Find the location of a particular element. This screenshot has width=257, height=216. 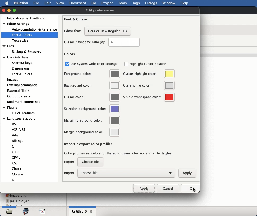

external filters  is located at coordinates (19, 91).